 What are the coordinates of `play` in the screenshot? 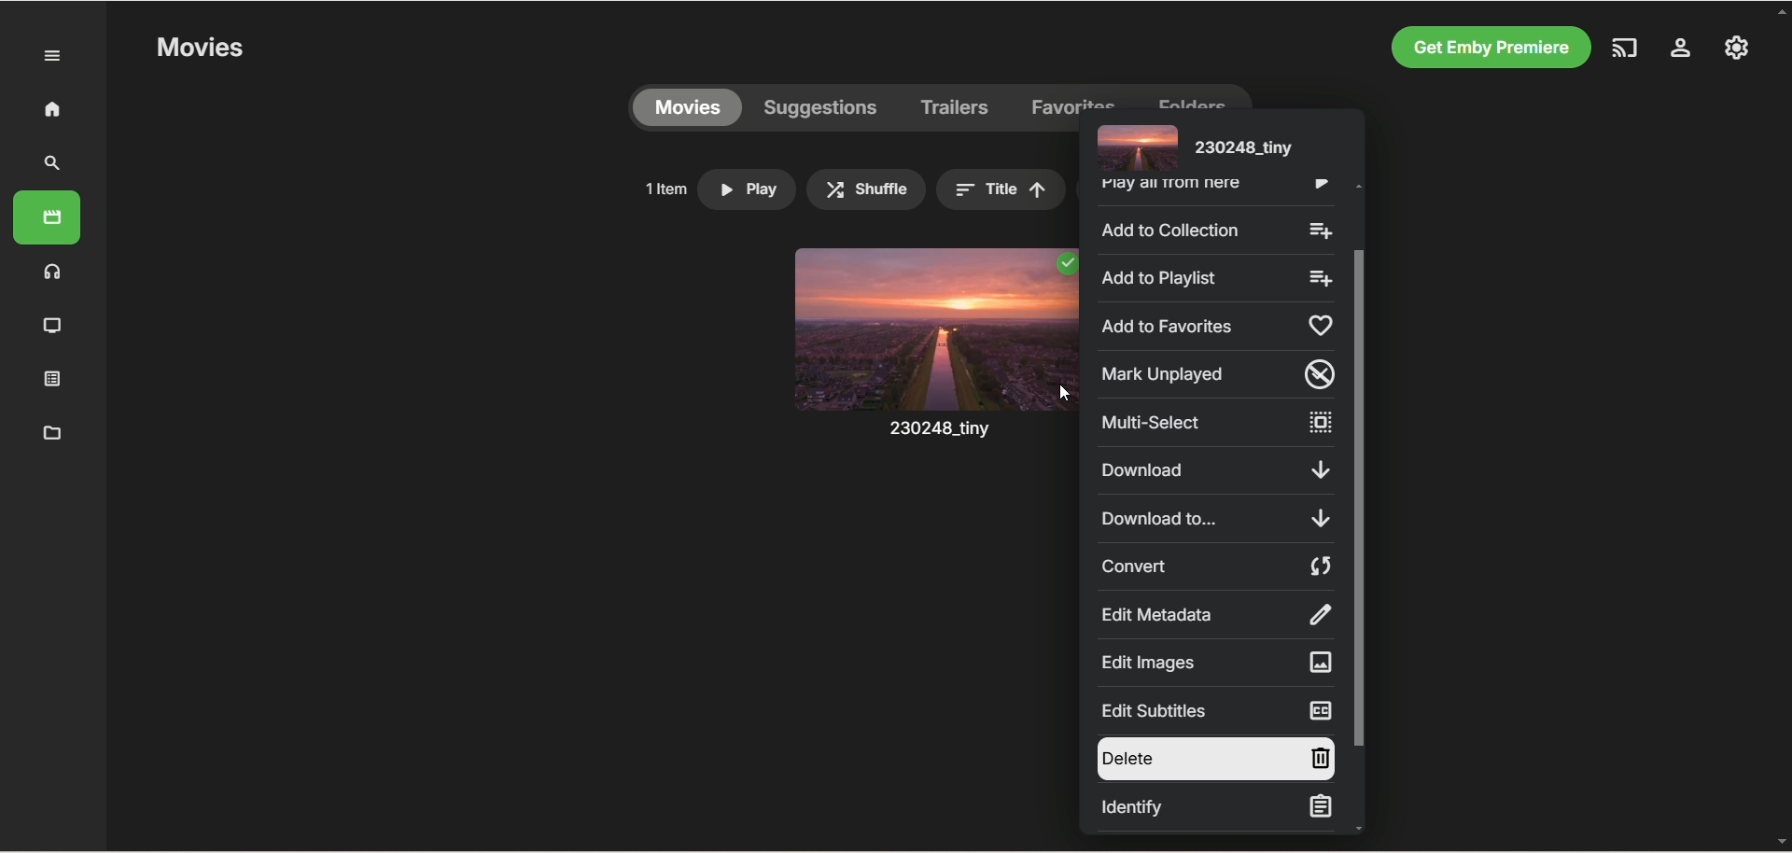 It's located at (747, 189).